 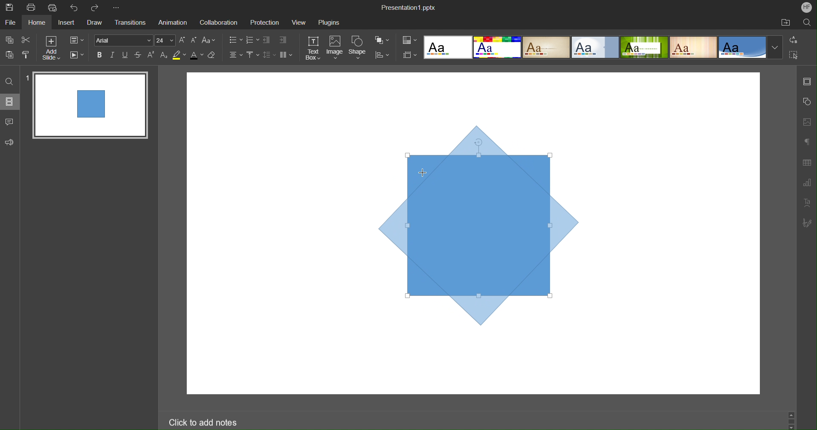 I want to click on Slide Size, so click(x=409, y=54).